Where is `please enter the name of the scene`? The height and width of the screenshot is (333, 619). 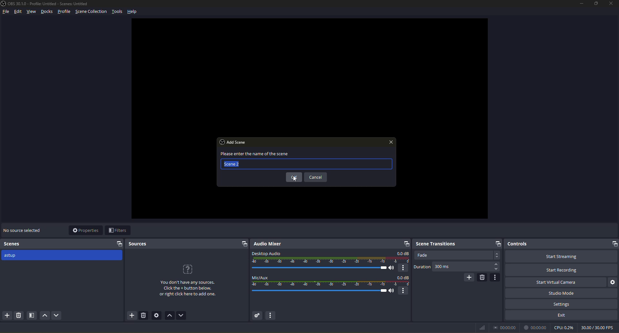 please enter the name of the scene is located at coordinates (259, 154).